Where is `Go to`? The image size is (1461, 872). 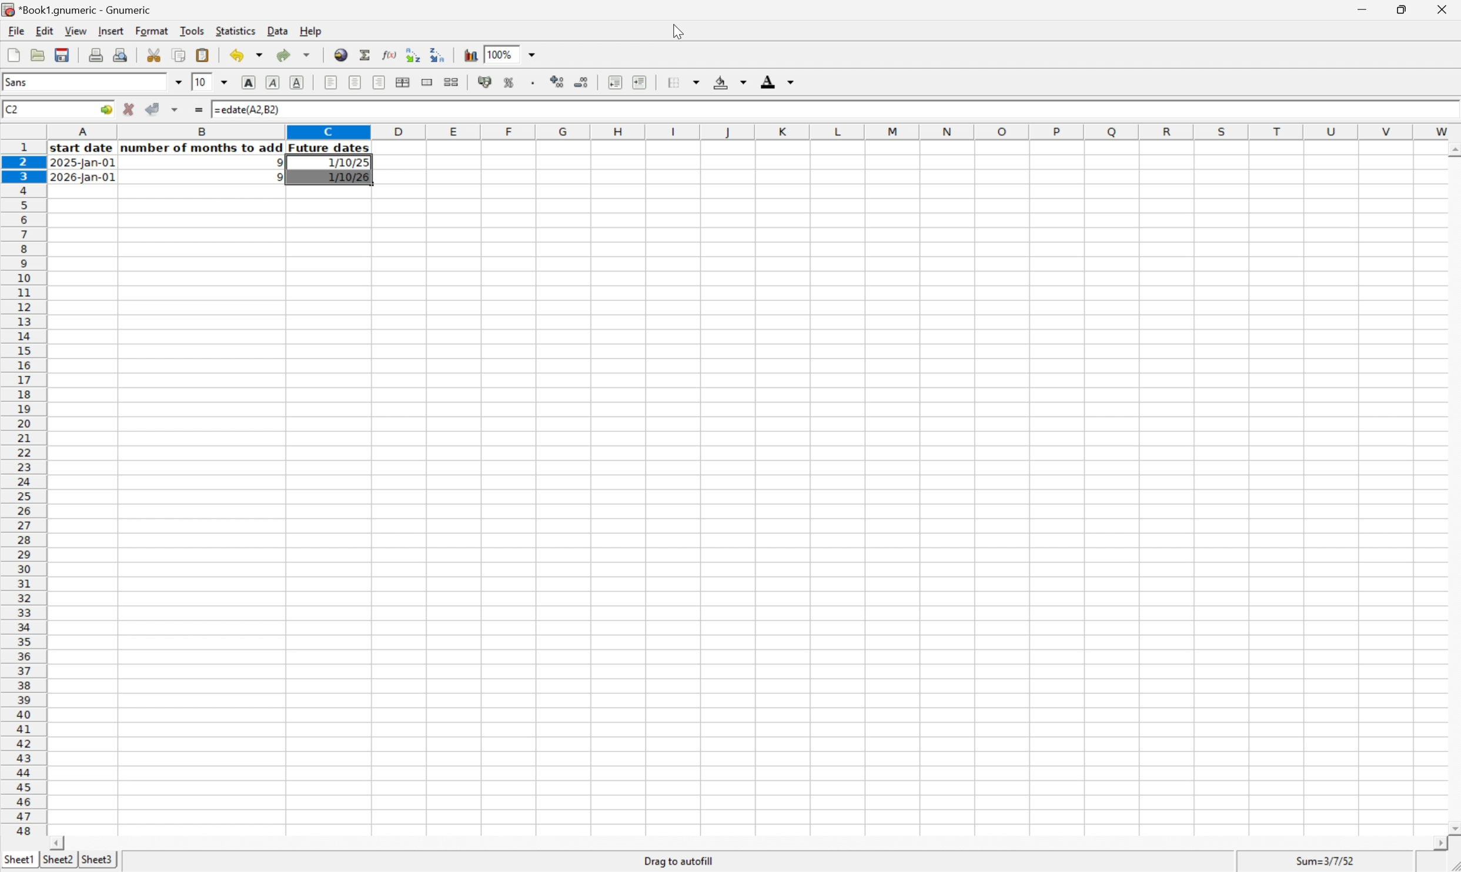 Go to is located at coordinates (105, 109).